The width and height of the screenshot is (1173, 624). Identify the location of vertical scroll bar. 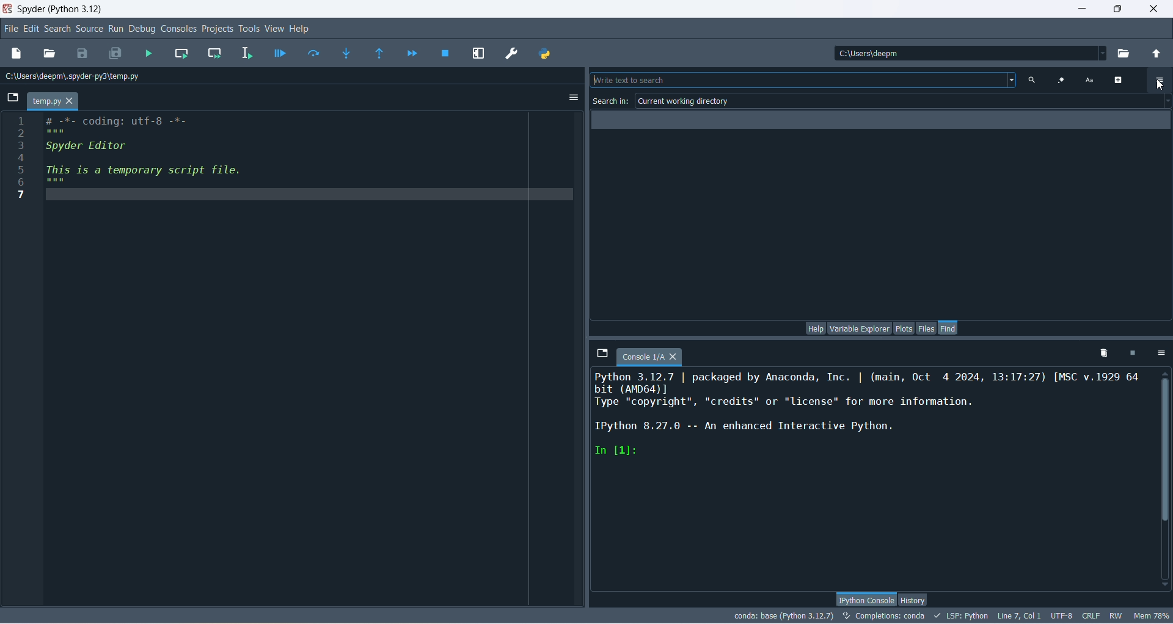
(1163, 478).